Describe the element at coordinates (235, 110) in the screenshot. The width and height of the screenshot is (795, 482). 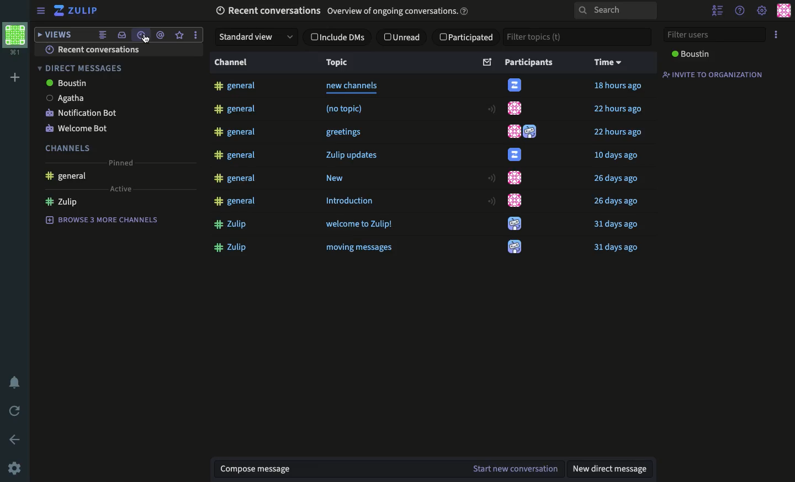
I see `general` at that location.